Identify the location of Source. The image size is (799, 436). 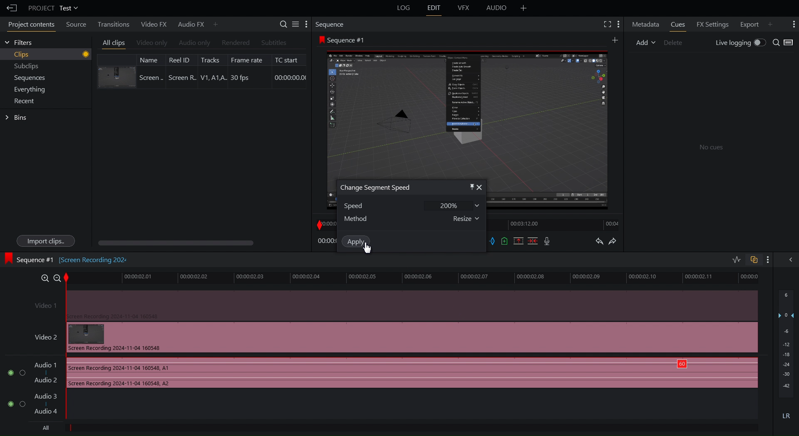
(74, 25).